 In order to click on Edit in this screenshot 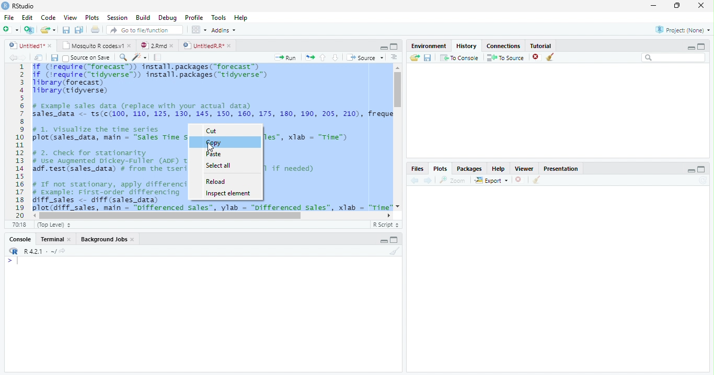, I will do `click(28, 17)`.